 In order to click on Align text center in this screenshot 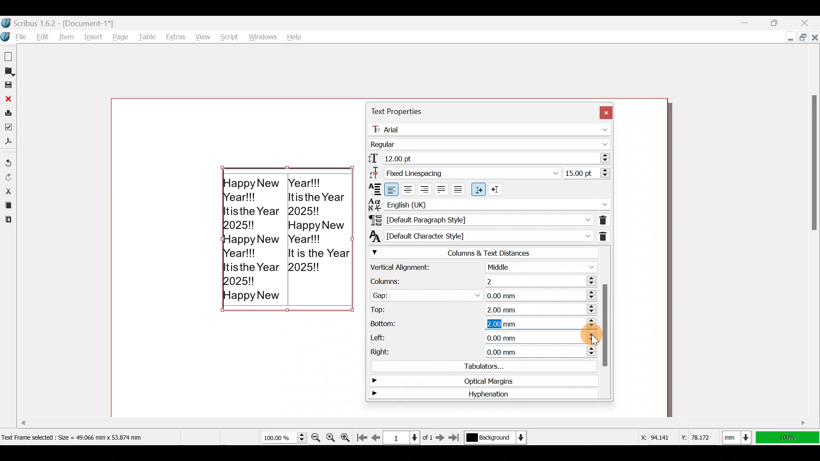, I will do `click(410, 188)`.